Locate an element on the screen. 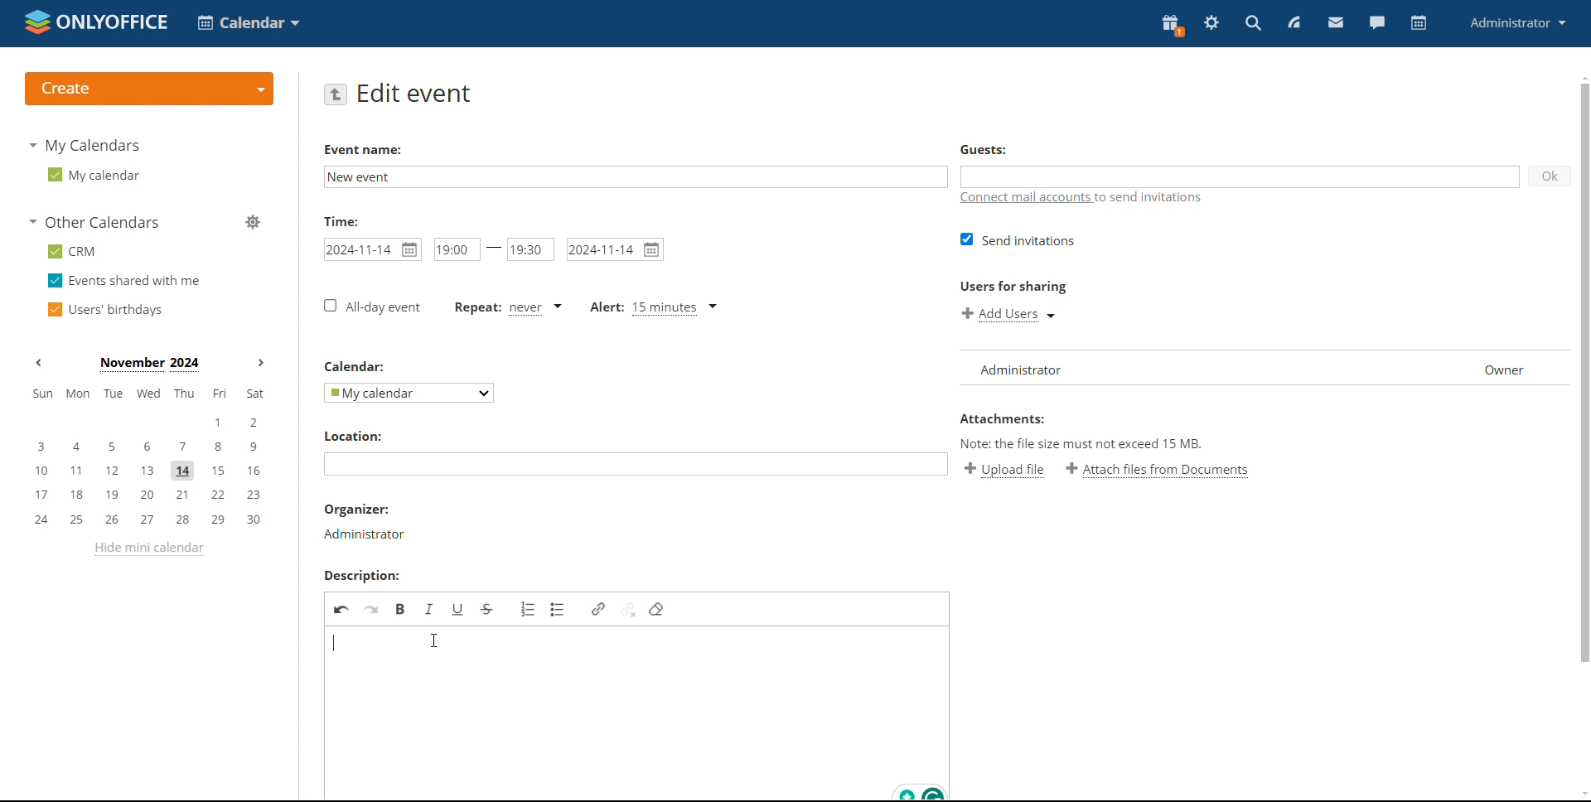 The width and height of the screenshot is (1591, 802). time is located at coordinates (346, 220).